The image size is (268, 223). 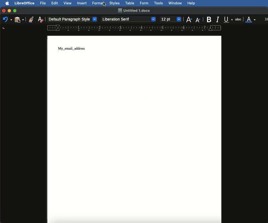 I want to click on Insert, so click(x=82, y=3).